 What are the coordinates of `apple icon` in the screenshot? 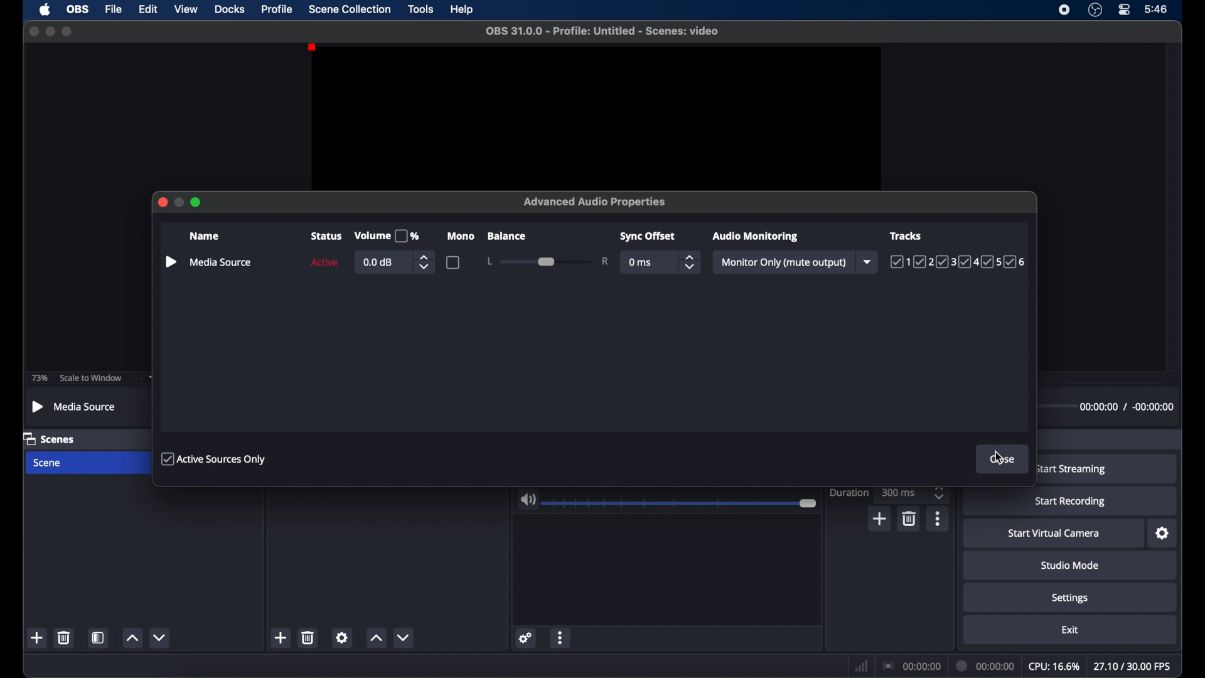 It's located at (45, 9).